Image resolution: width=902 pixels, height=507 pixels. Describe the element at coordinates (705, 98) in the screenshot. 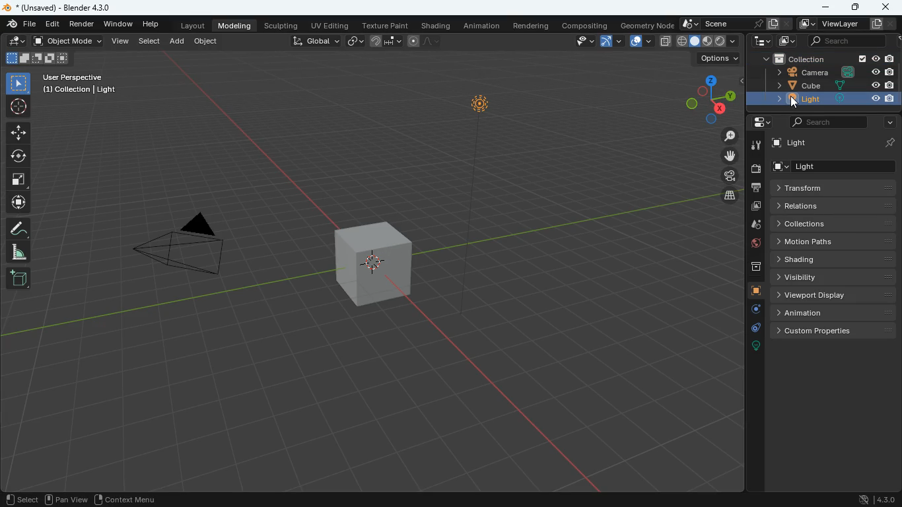

I see `dimensions` at that location.